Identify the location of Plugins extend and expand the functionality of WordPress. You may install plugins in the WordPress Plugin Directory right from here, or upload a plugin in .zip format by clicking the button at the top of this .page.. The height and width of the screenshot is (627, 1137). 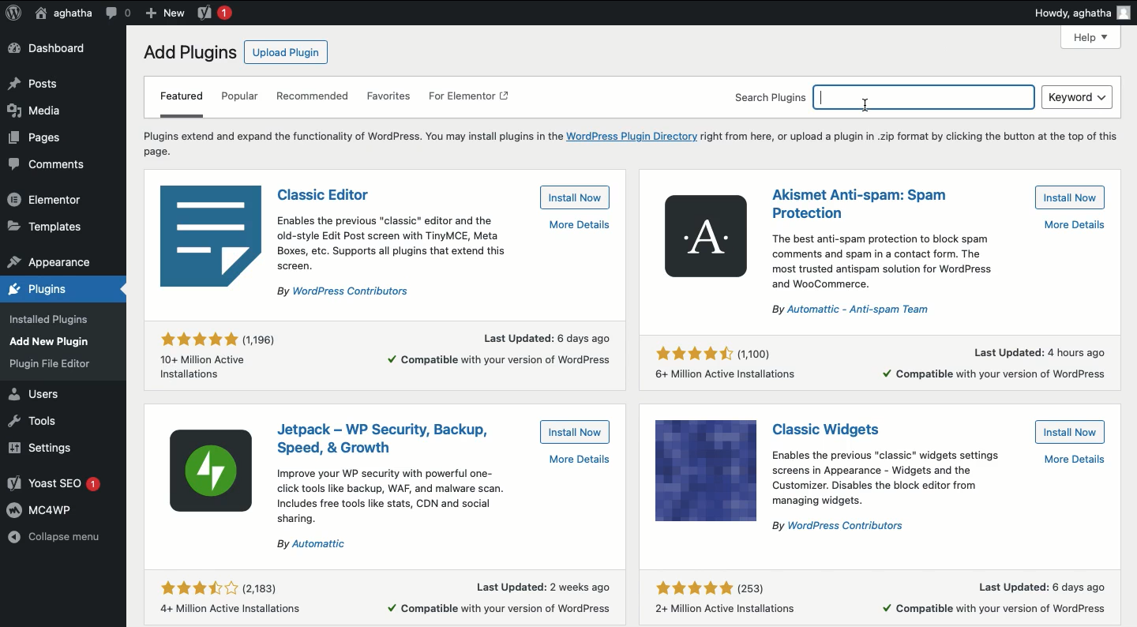
(630, 142).